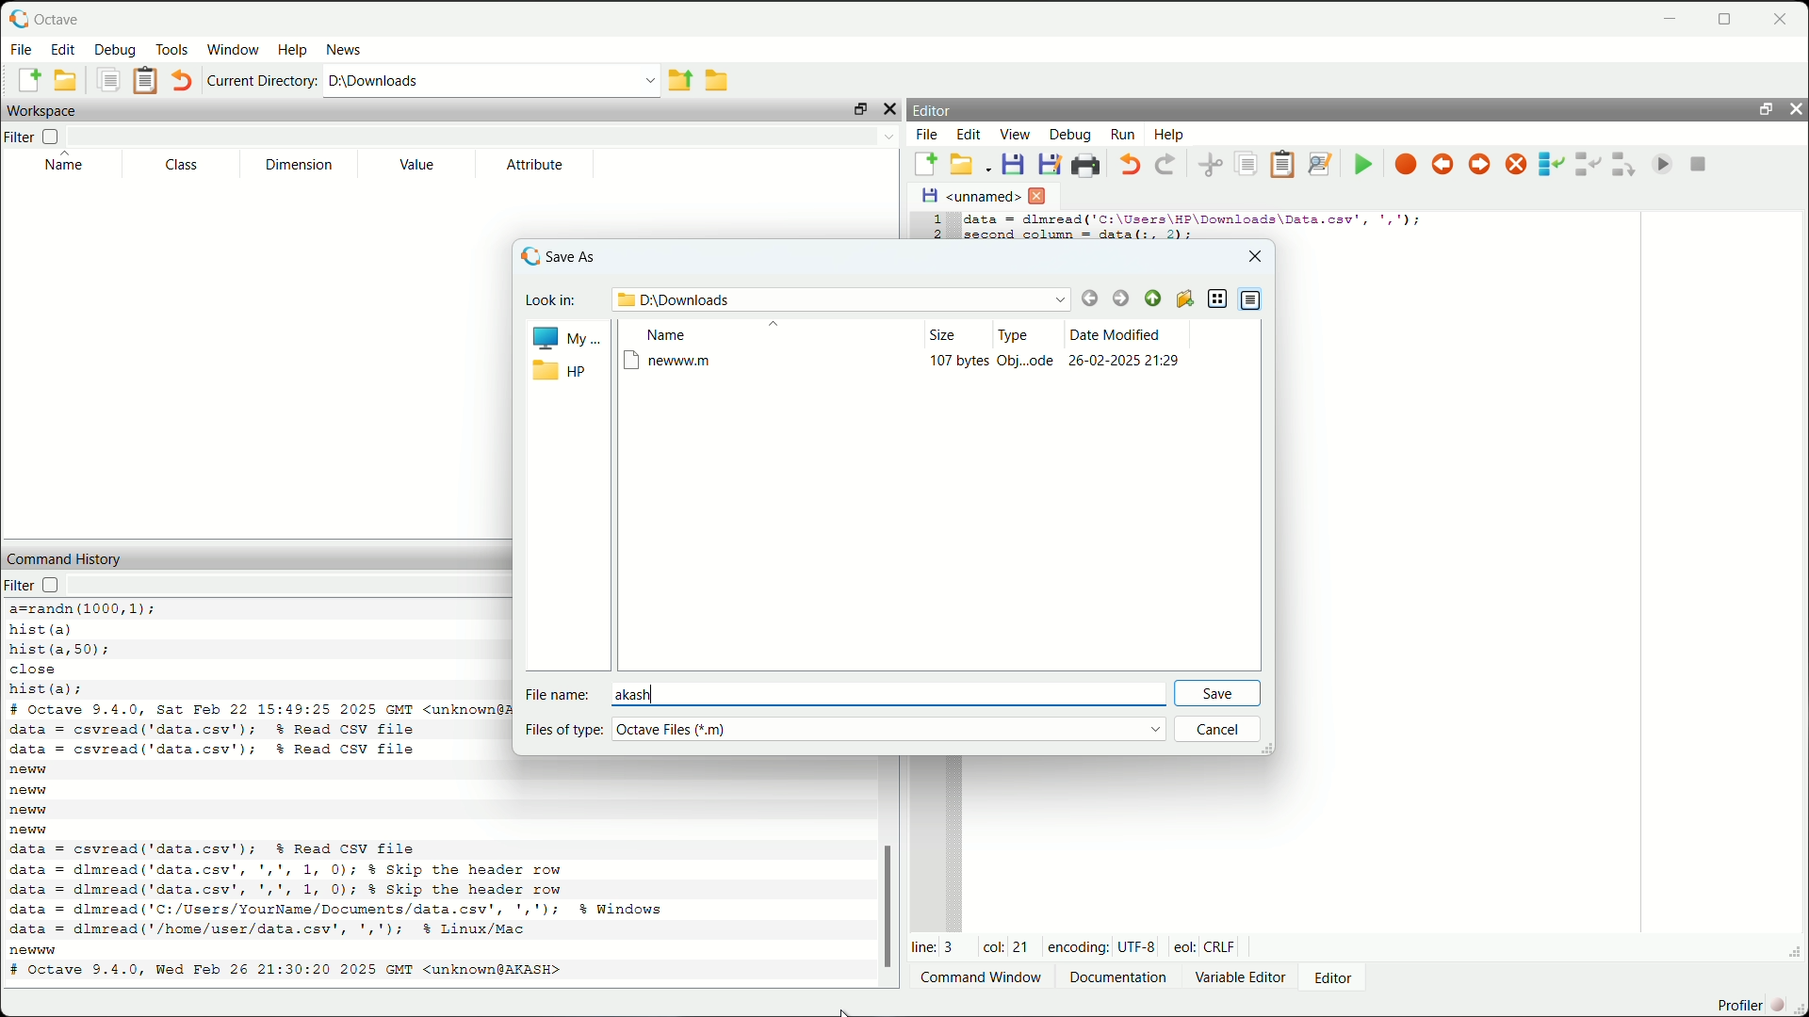 This screenshot has width=1809, height=1017. Describe the element at coordinates (1151, 296) in the screenshot. I see `parent directory` at that location.